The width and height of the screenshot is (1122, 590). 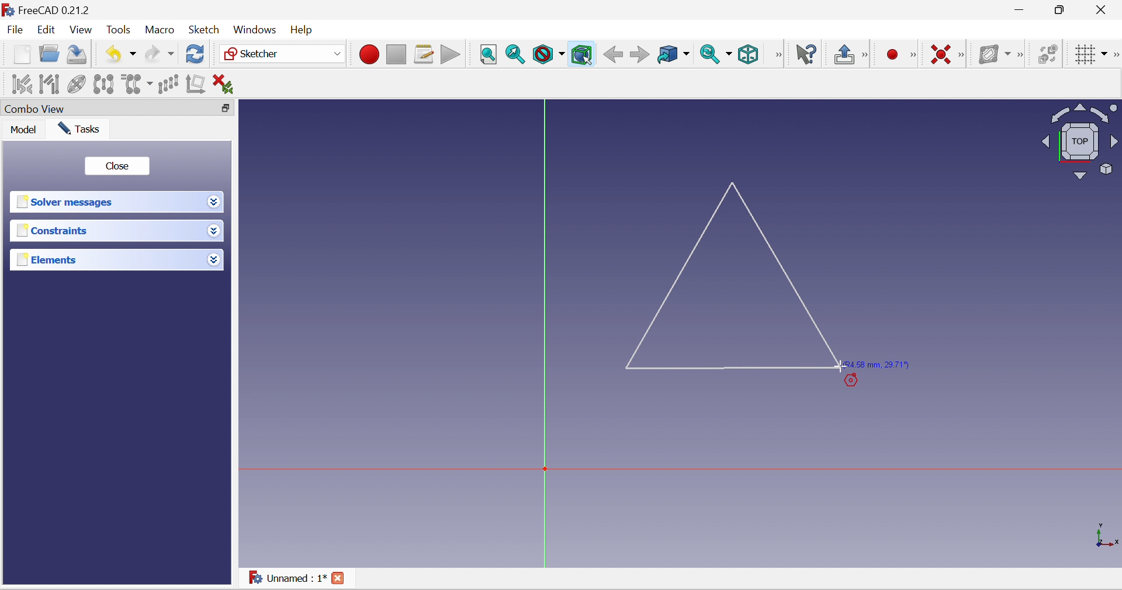 I want to click on x, y axis, so click(x=1104, y=535).